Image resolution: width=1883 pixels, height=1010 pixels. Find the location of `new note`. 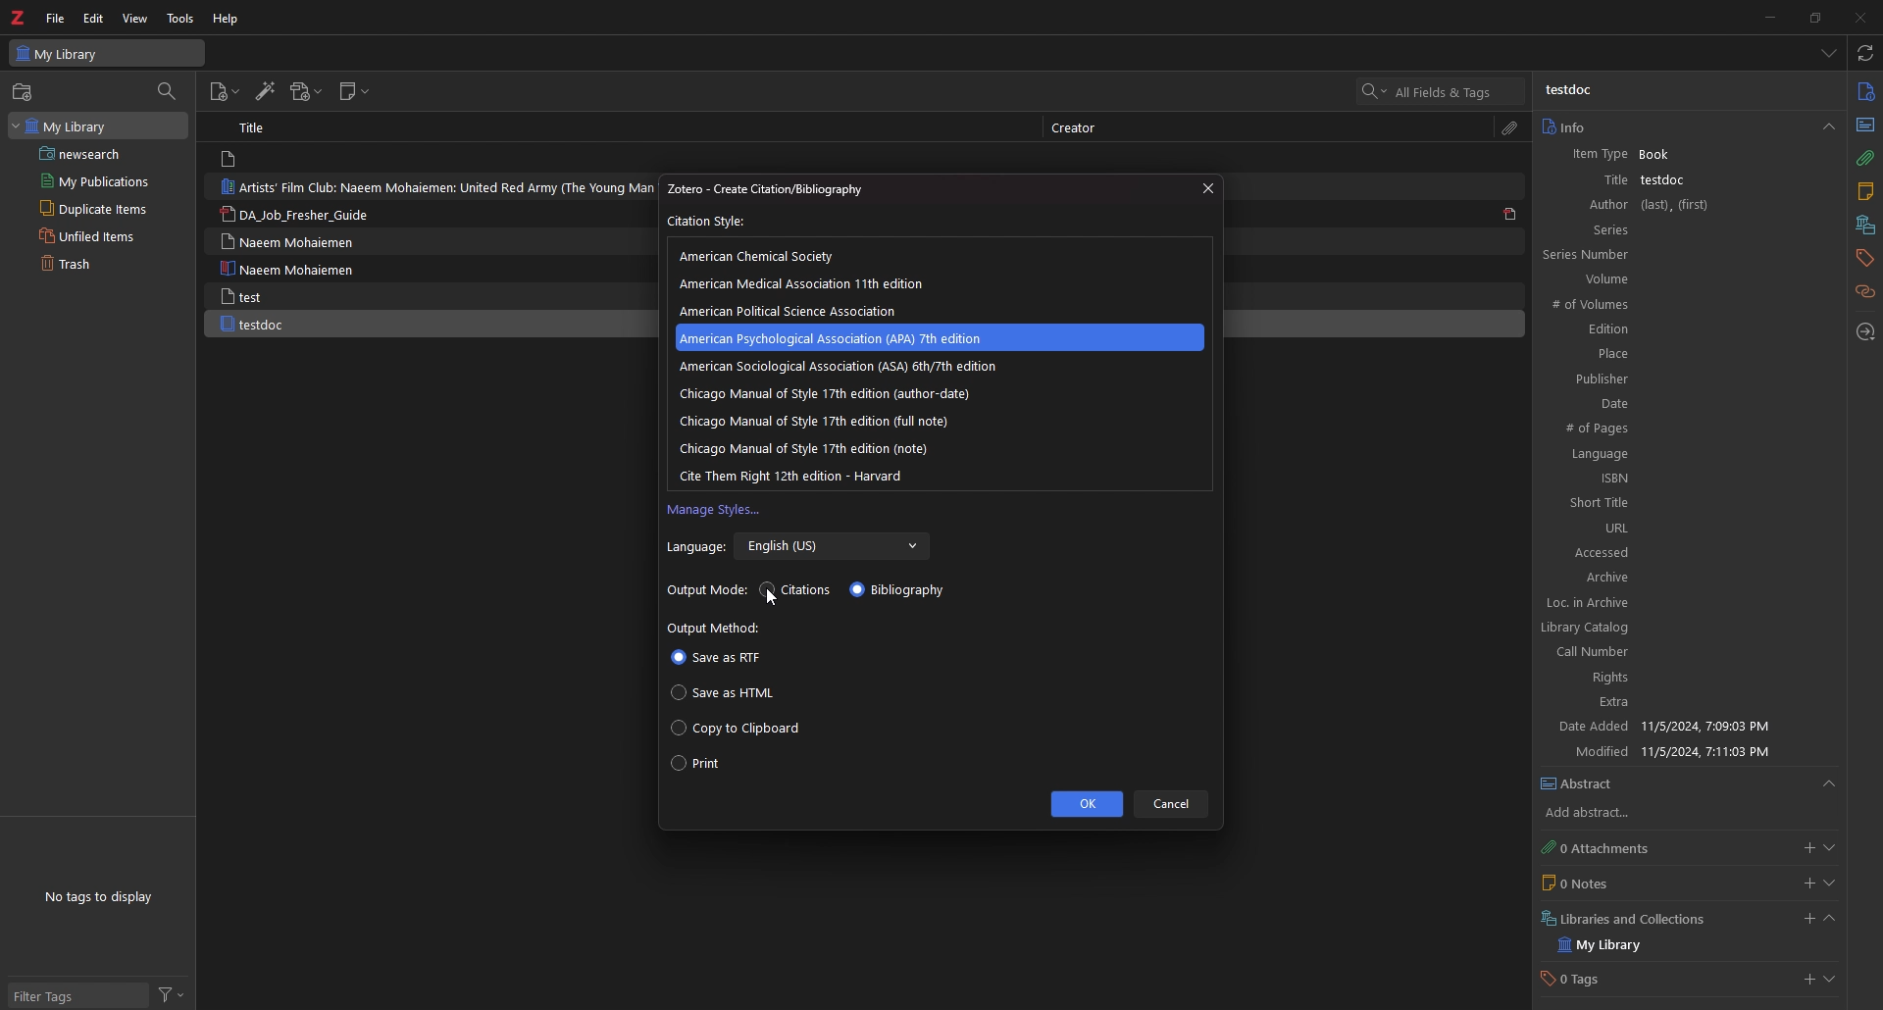

new note is located at coordinates (355, 92).